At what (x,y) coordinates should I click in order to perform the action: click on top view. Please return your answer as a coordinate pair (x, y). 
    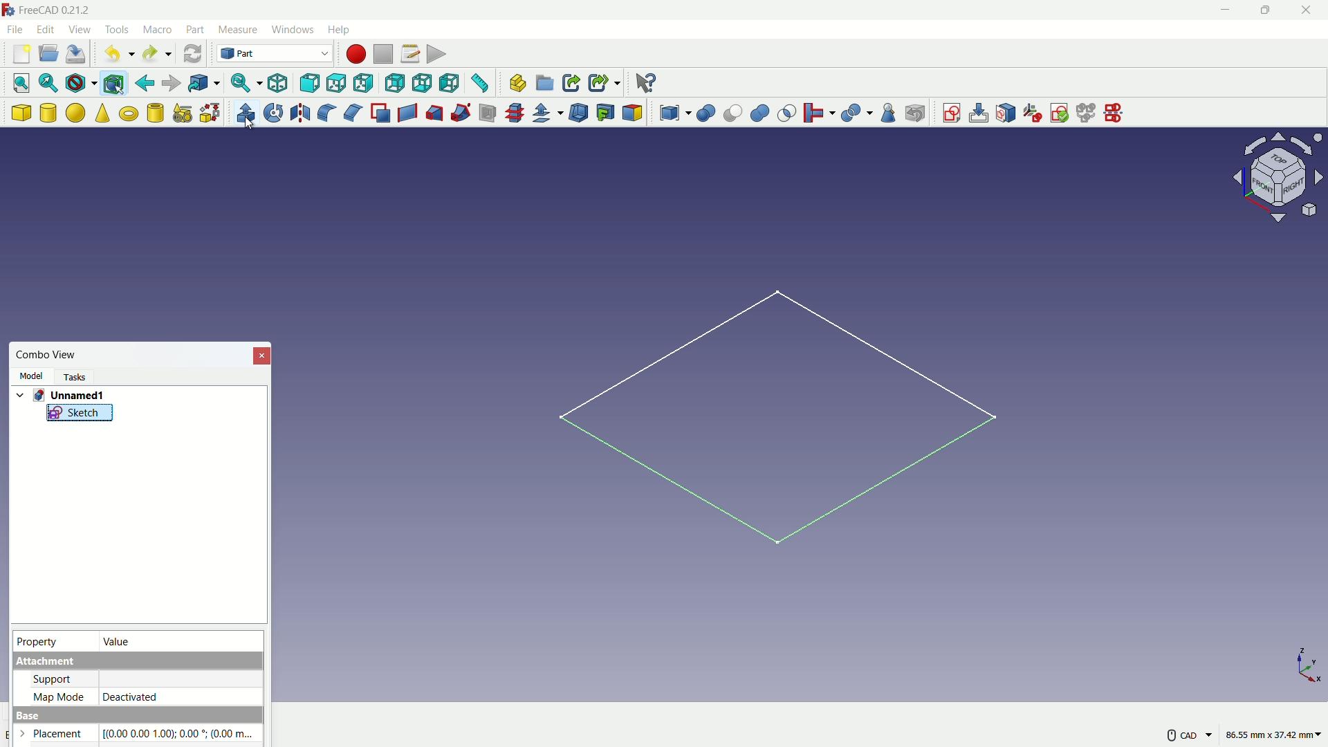
    Looking at the image, I should click on (335, 82).